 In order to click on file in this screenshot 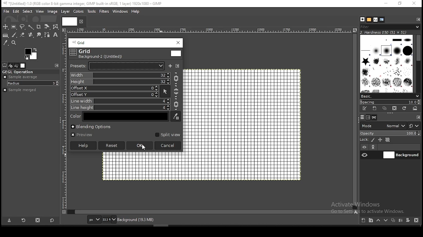, I will do `click(6, 11)`.